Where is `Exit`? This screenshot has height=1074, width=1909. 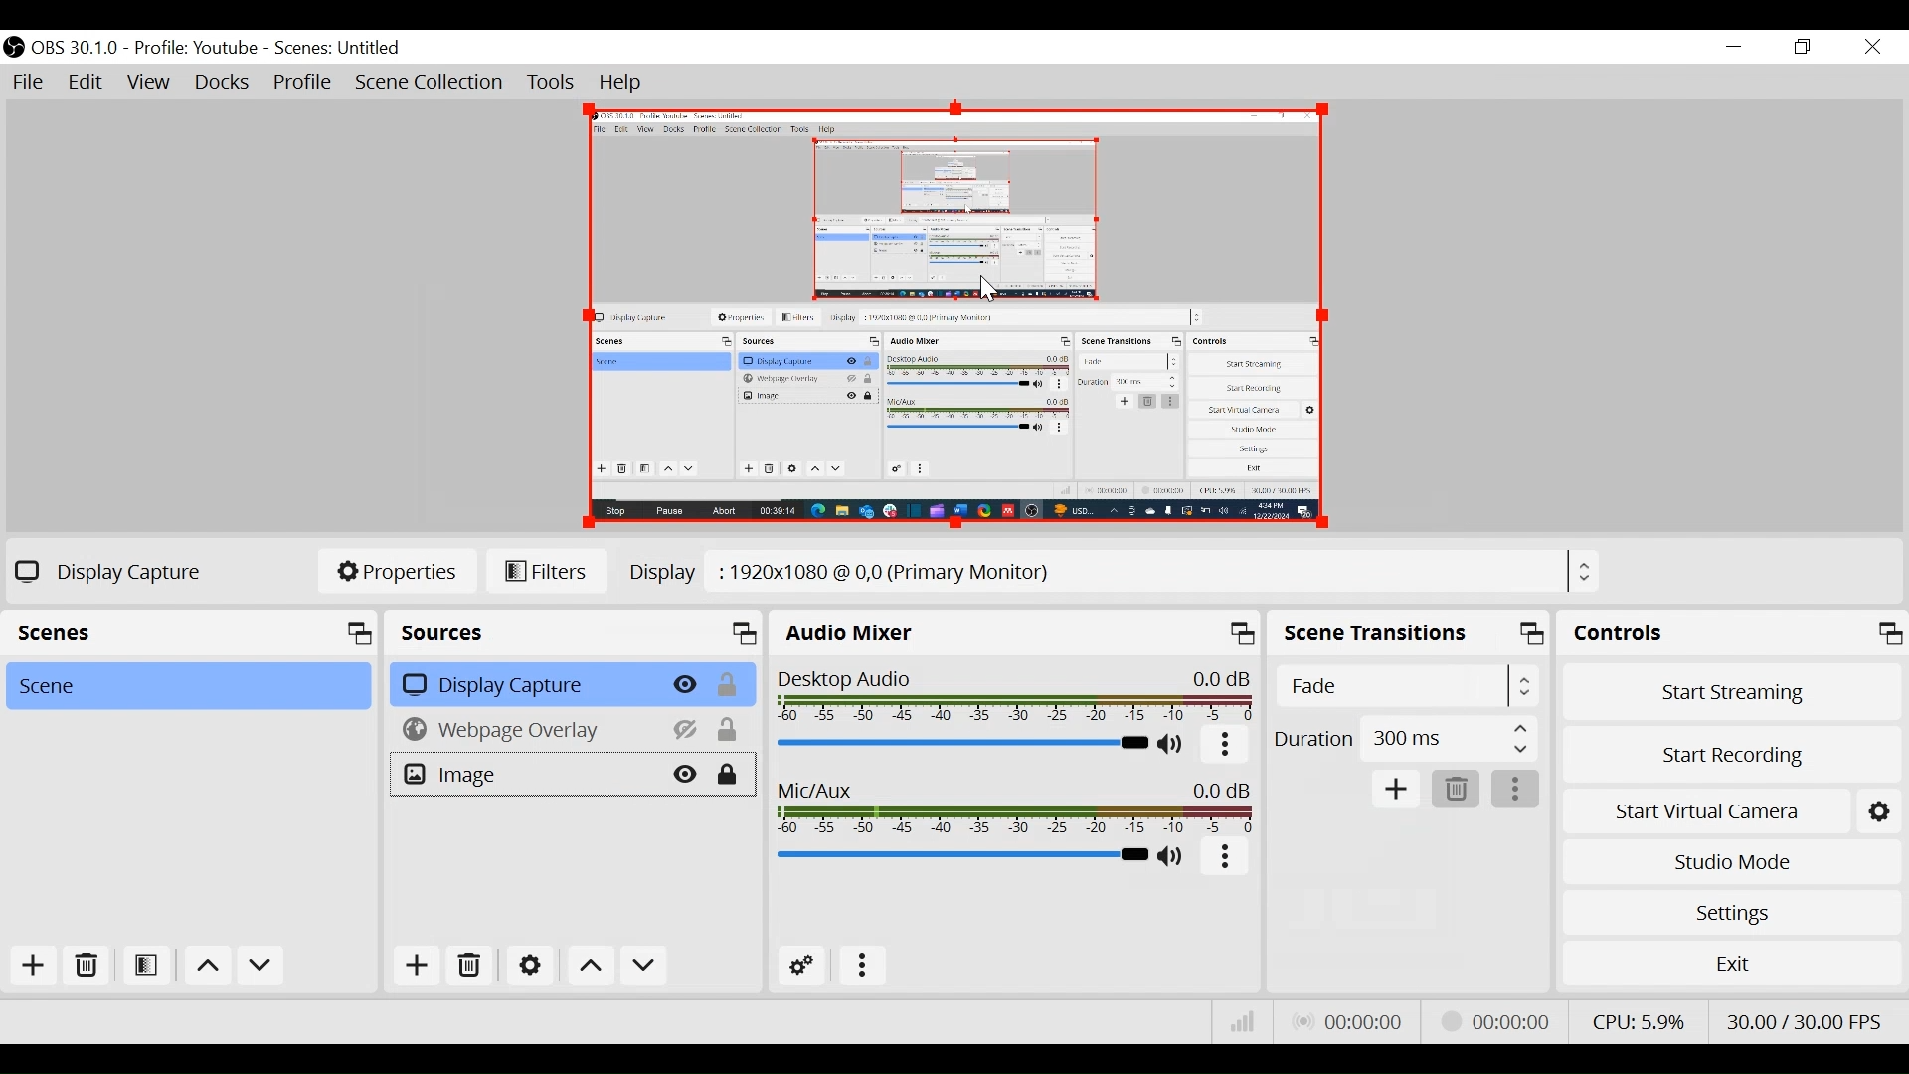 Exit is located at coordinates (1731, 963).